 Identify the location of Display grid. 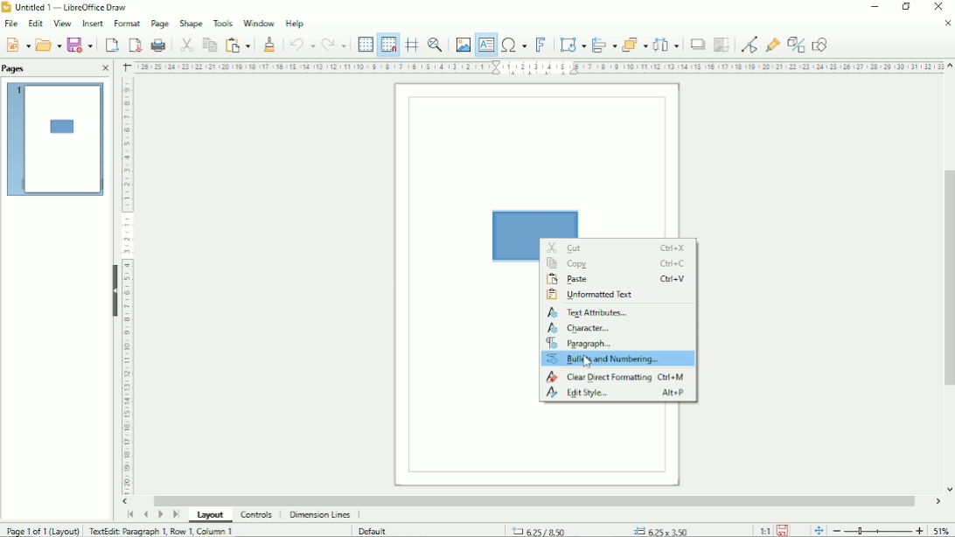
(365, 43).